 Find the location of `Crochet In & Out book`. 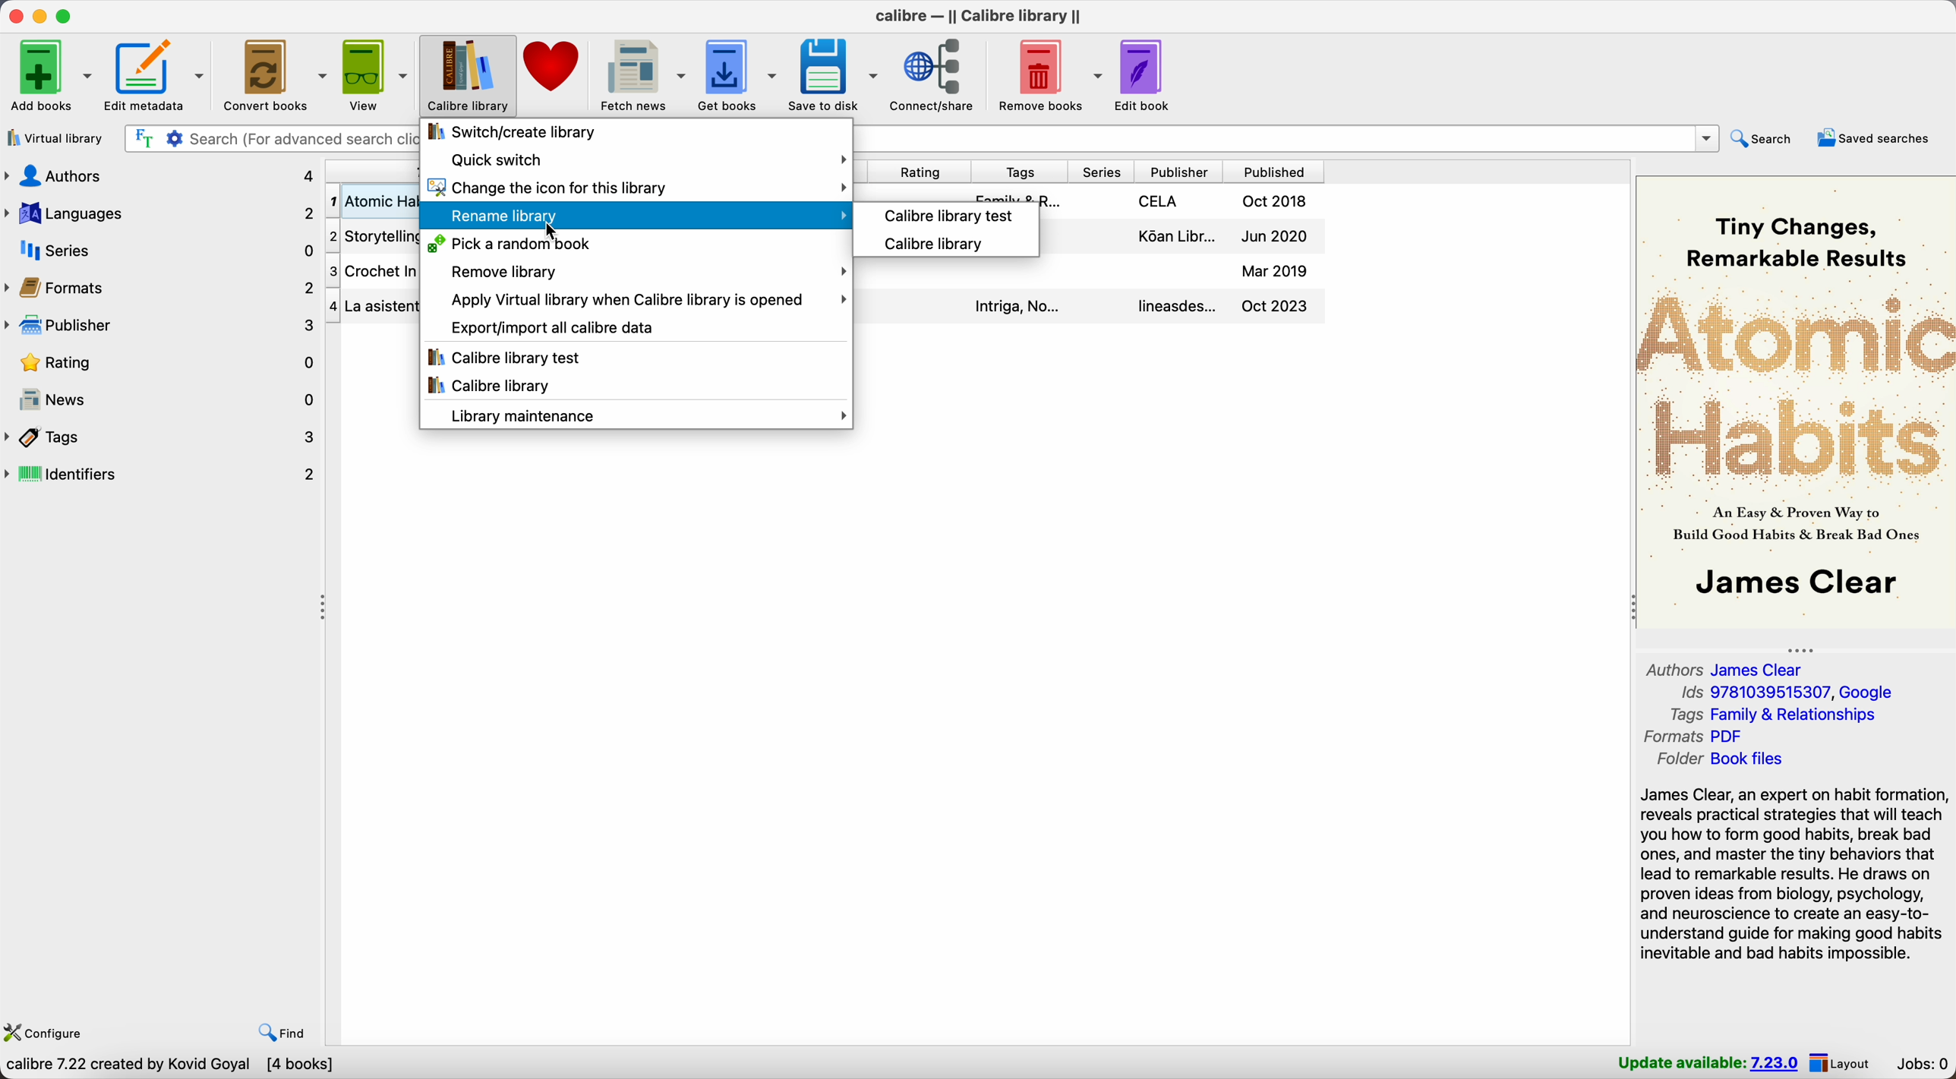

Crochet In & Out book is located at coordinates (374, 272).